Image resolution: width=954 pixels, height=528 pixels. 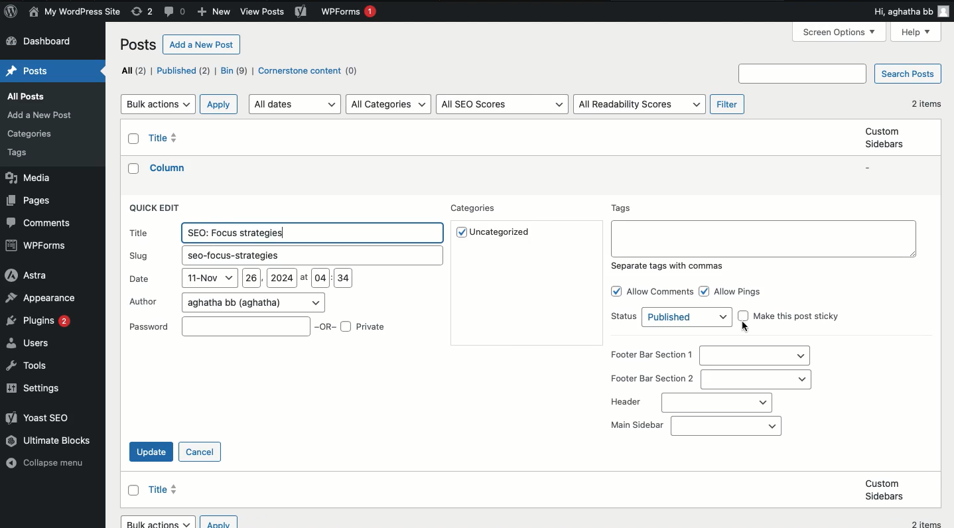 I want to click on New, so click(x=213, y=13).